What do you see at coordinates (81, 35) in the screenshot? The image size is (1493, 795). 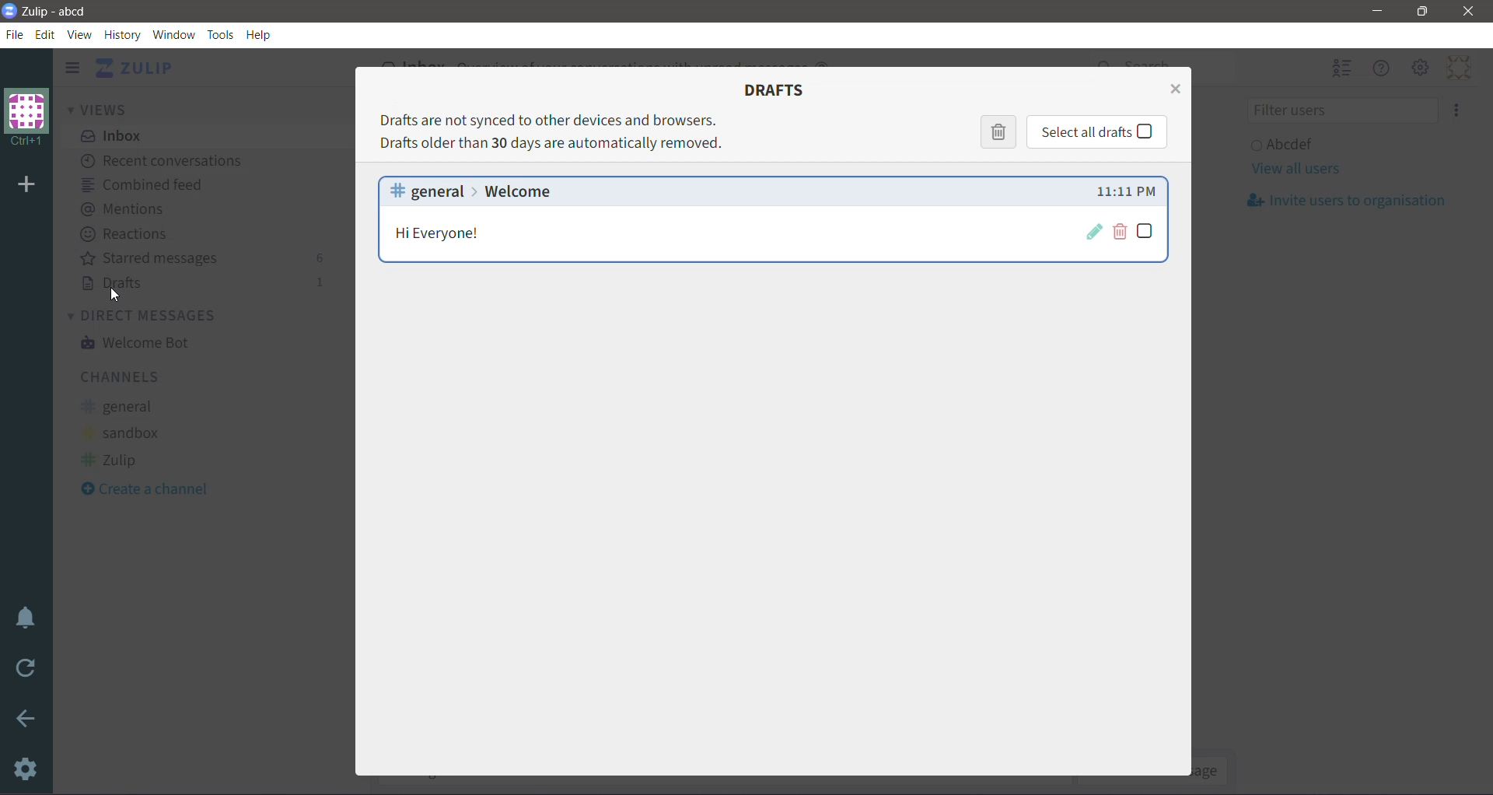 I see `View` at bounding box center [81, 35].